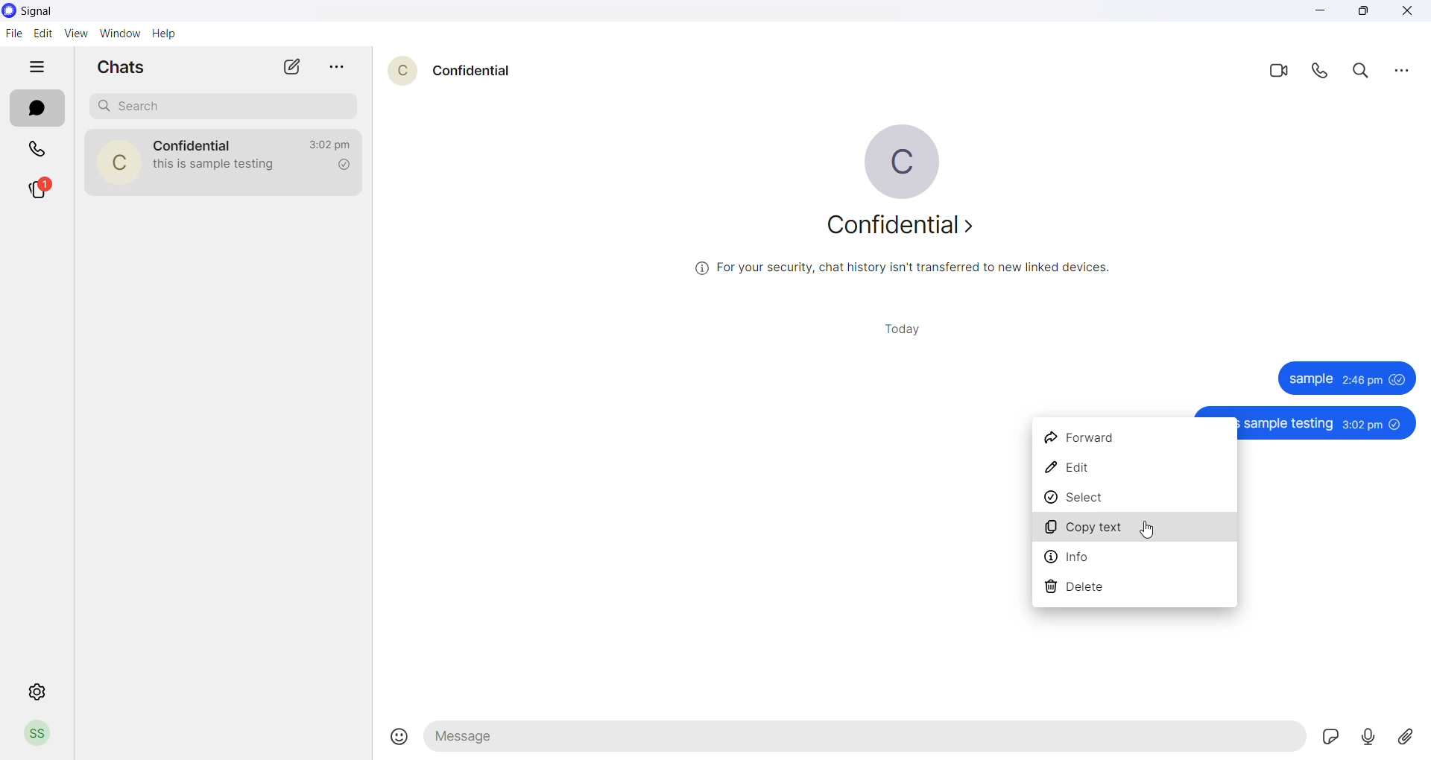  Describe the element at coordinates (1408, 737) in the screenshot. I see `share attachment` at that location.